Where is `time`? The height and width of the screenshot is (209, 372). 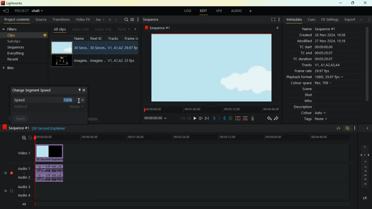 time is located at coordinates (193, 138).